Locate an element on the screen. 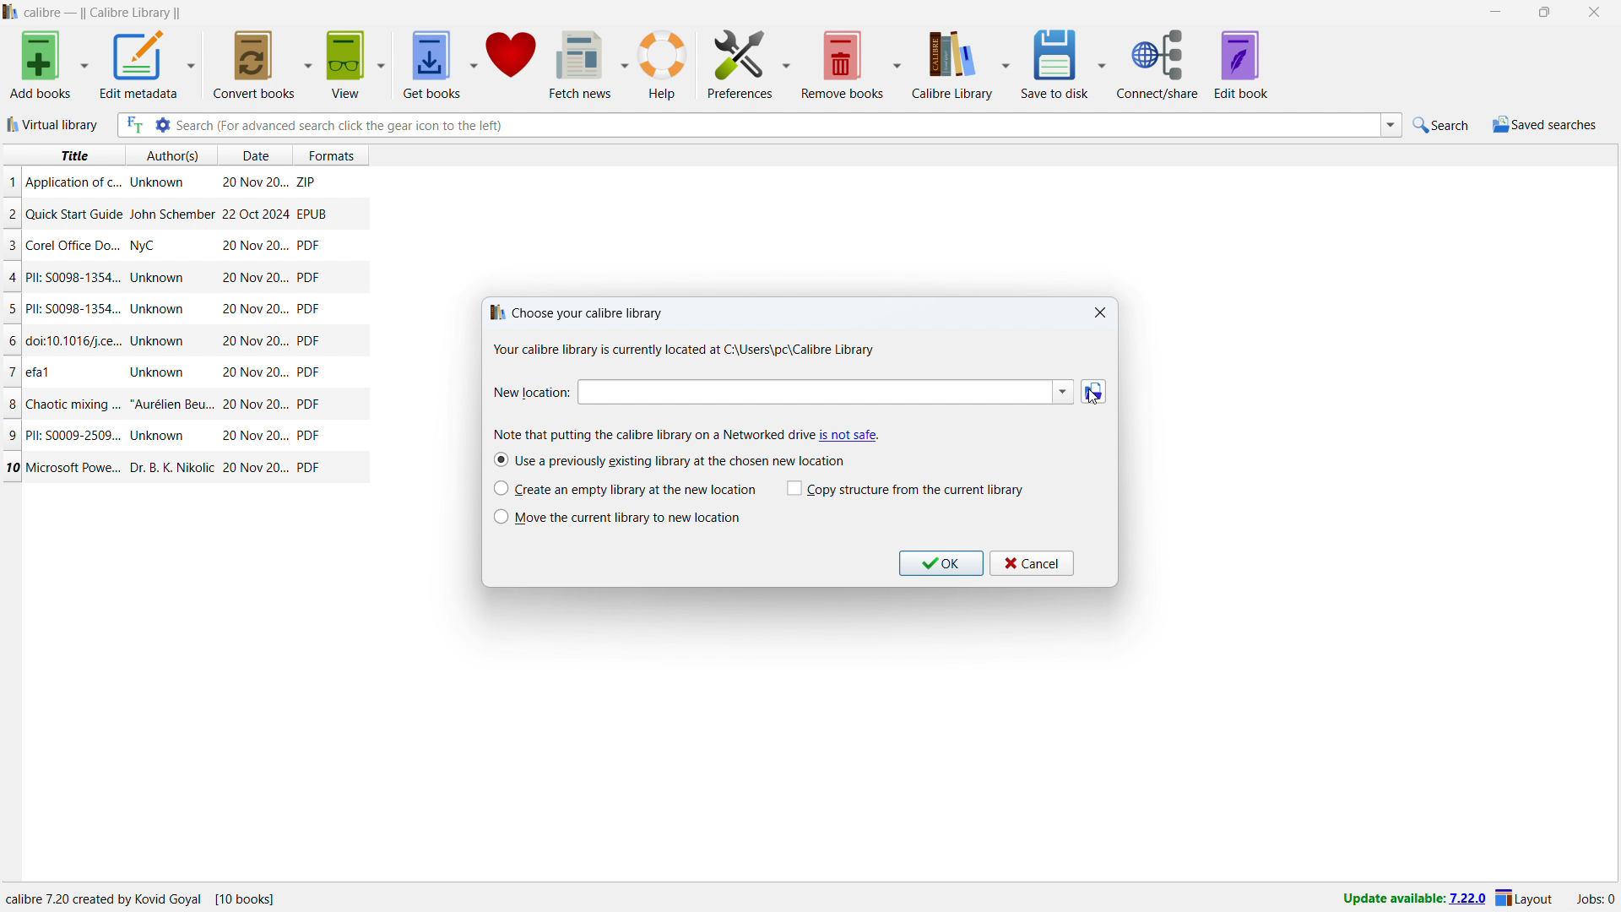 Image resolution: width=1621 pixels, height=912 pixels. calibre library is located at coordinates (949, 67).